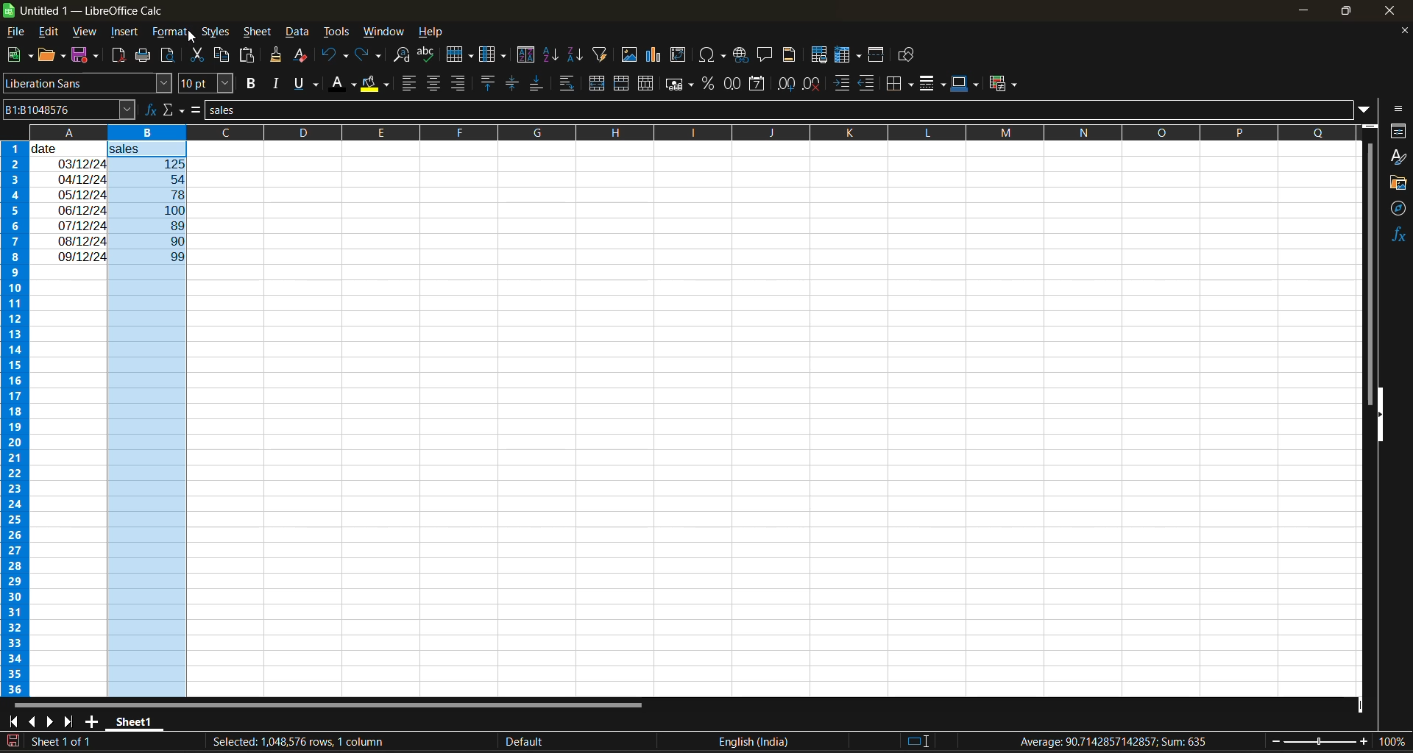  I want to click on align right, so click(458, 82).